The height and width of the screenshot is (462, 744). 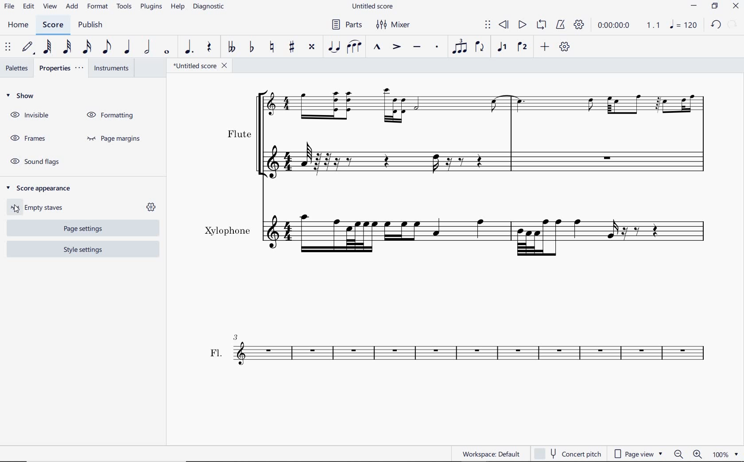 What do you see at coordinates (735, 7) in the screenshot?
I see `CLOSE` at bounding box center [735, 7].